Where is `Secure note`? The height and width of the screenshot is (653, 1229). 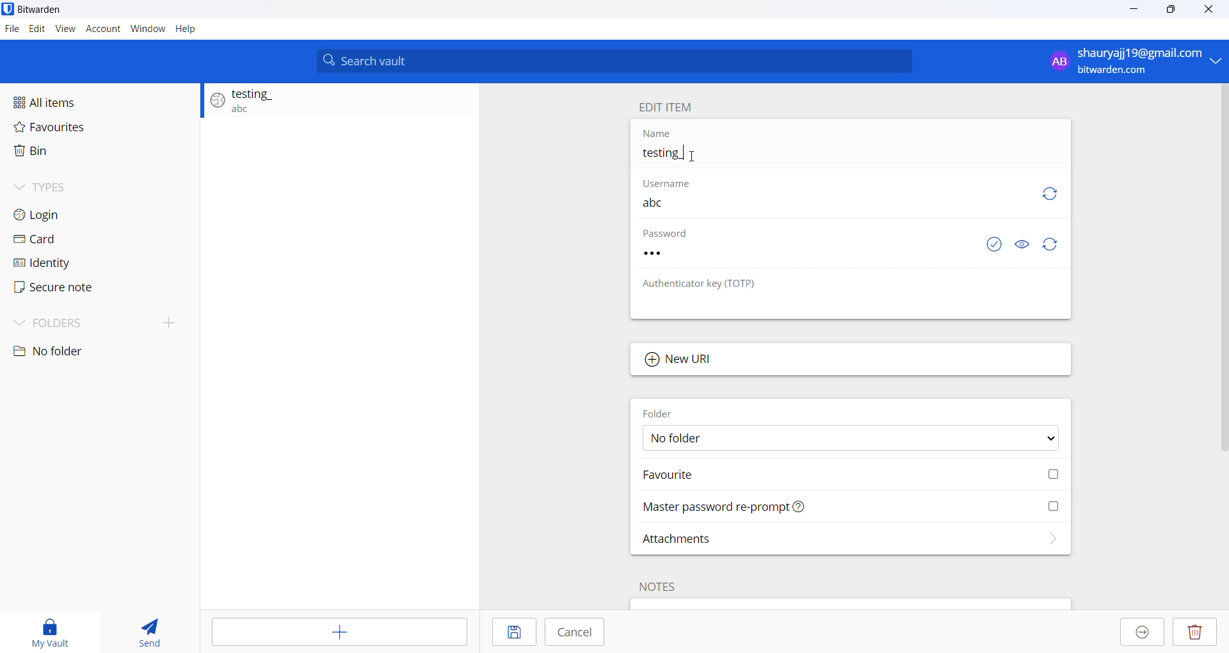
Secure note is located at coordinates (64, 288).